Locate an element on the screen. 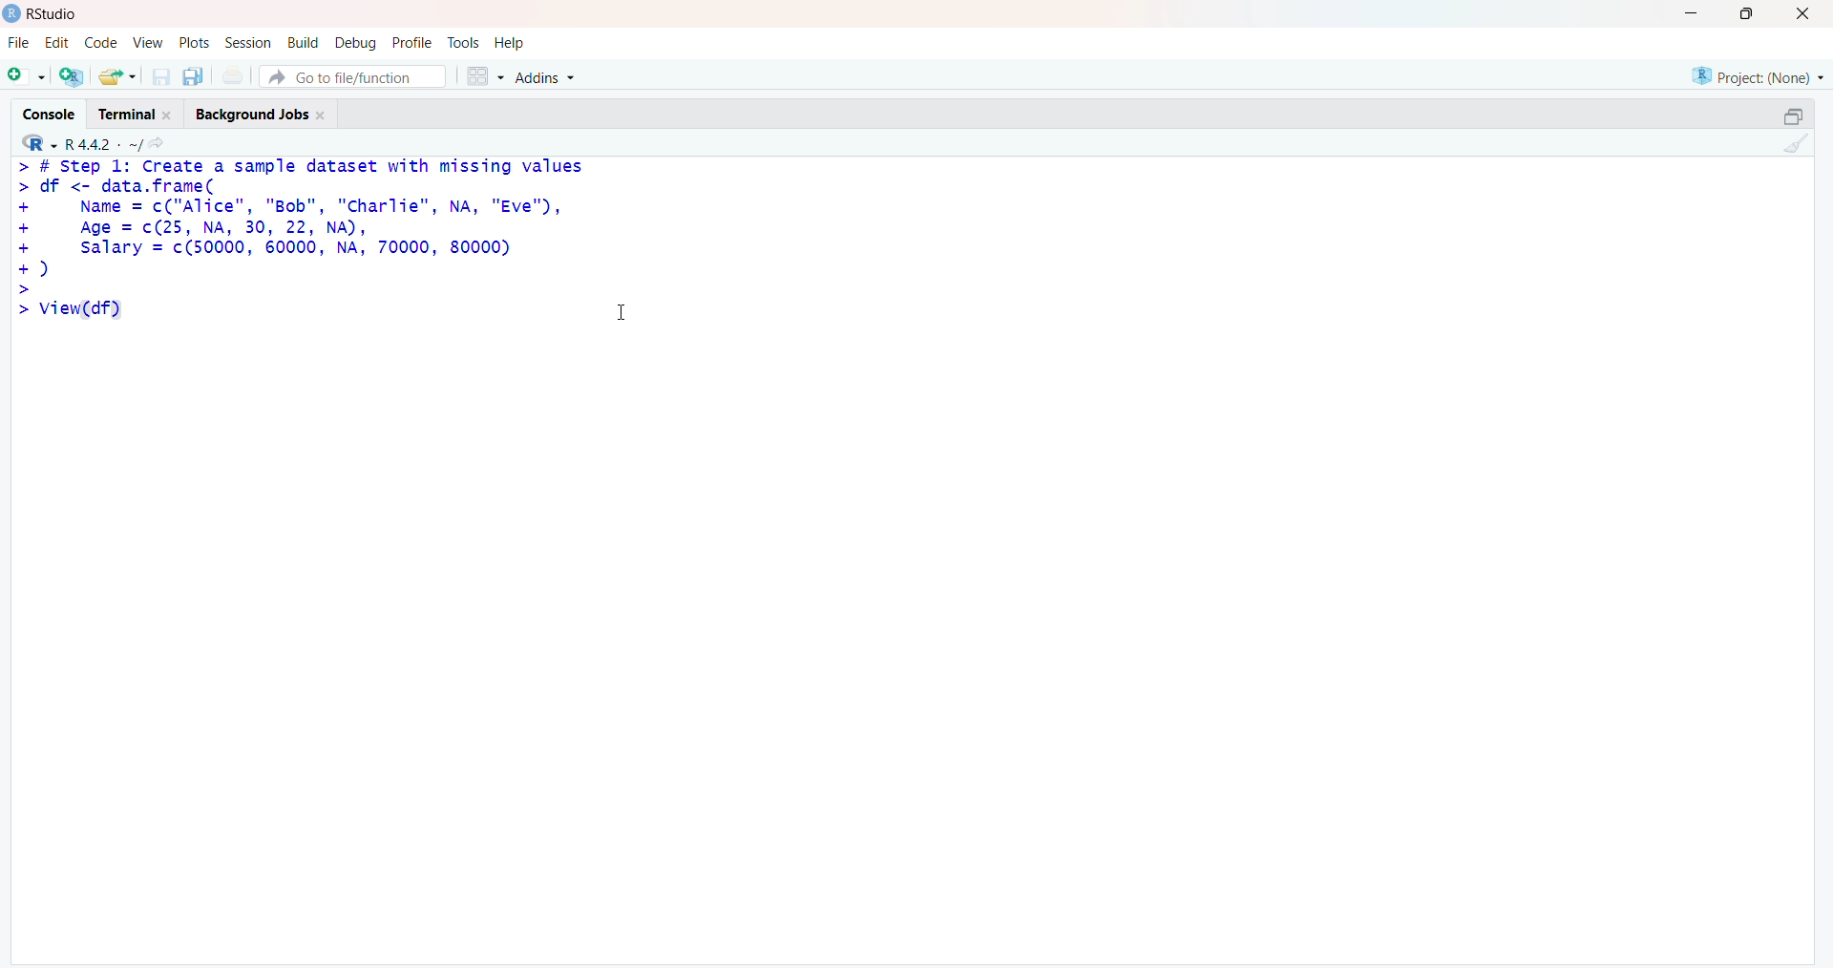 The height and width of the screenshot is (968, 1833). Posts is located at coordinates (194, 41).